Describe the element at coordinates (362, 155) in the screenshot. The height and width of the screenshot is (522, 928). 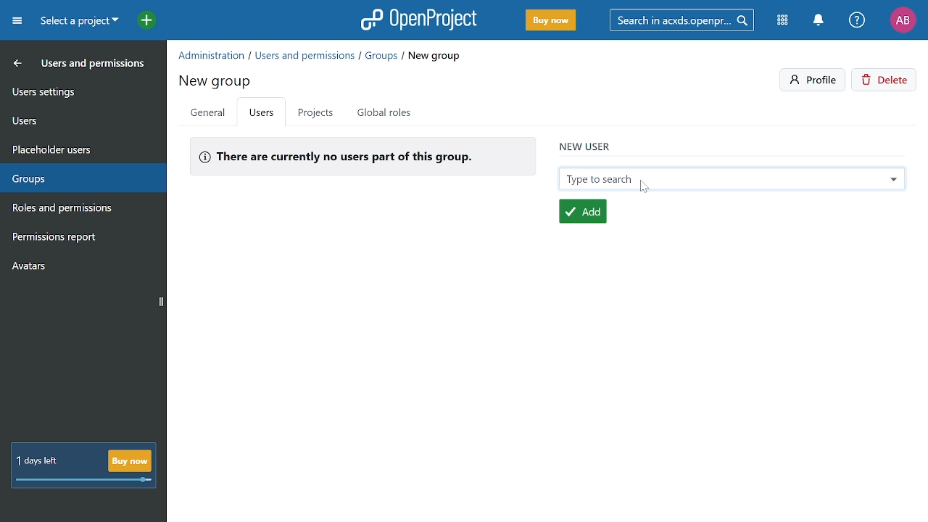
I see `No users in the group` at that location.